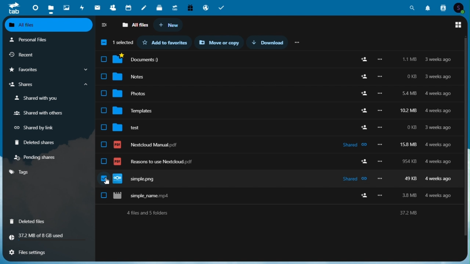 This screenshot has height=264, width=470. I want to click on deck, so click(160, 7).